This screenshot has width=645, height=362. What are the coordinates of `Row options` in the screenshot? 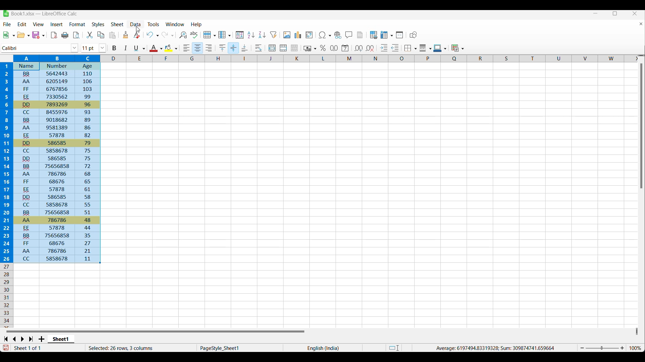 It's located at (209, 35).